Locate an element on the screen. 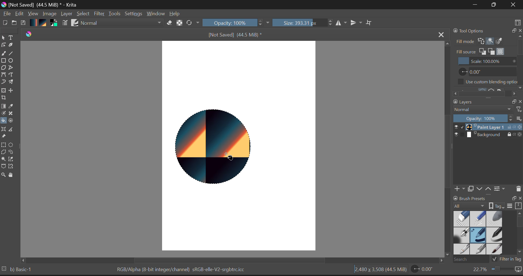 This screenshot has width=523, height=276. Restore Down is located at coordinates (474, 5).